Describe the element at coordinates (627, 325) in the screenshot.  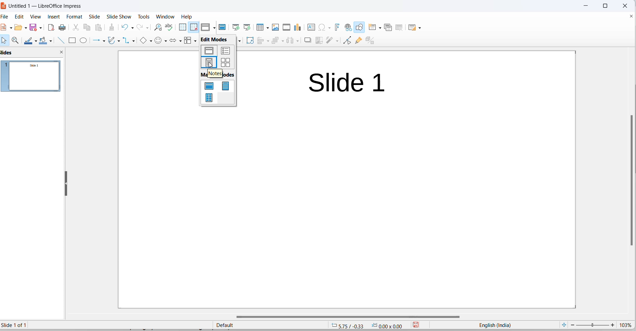
I see `zoom percentage` at that location.